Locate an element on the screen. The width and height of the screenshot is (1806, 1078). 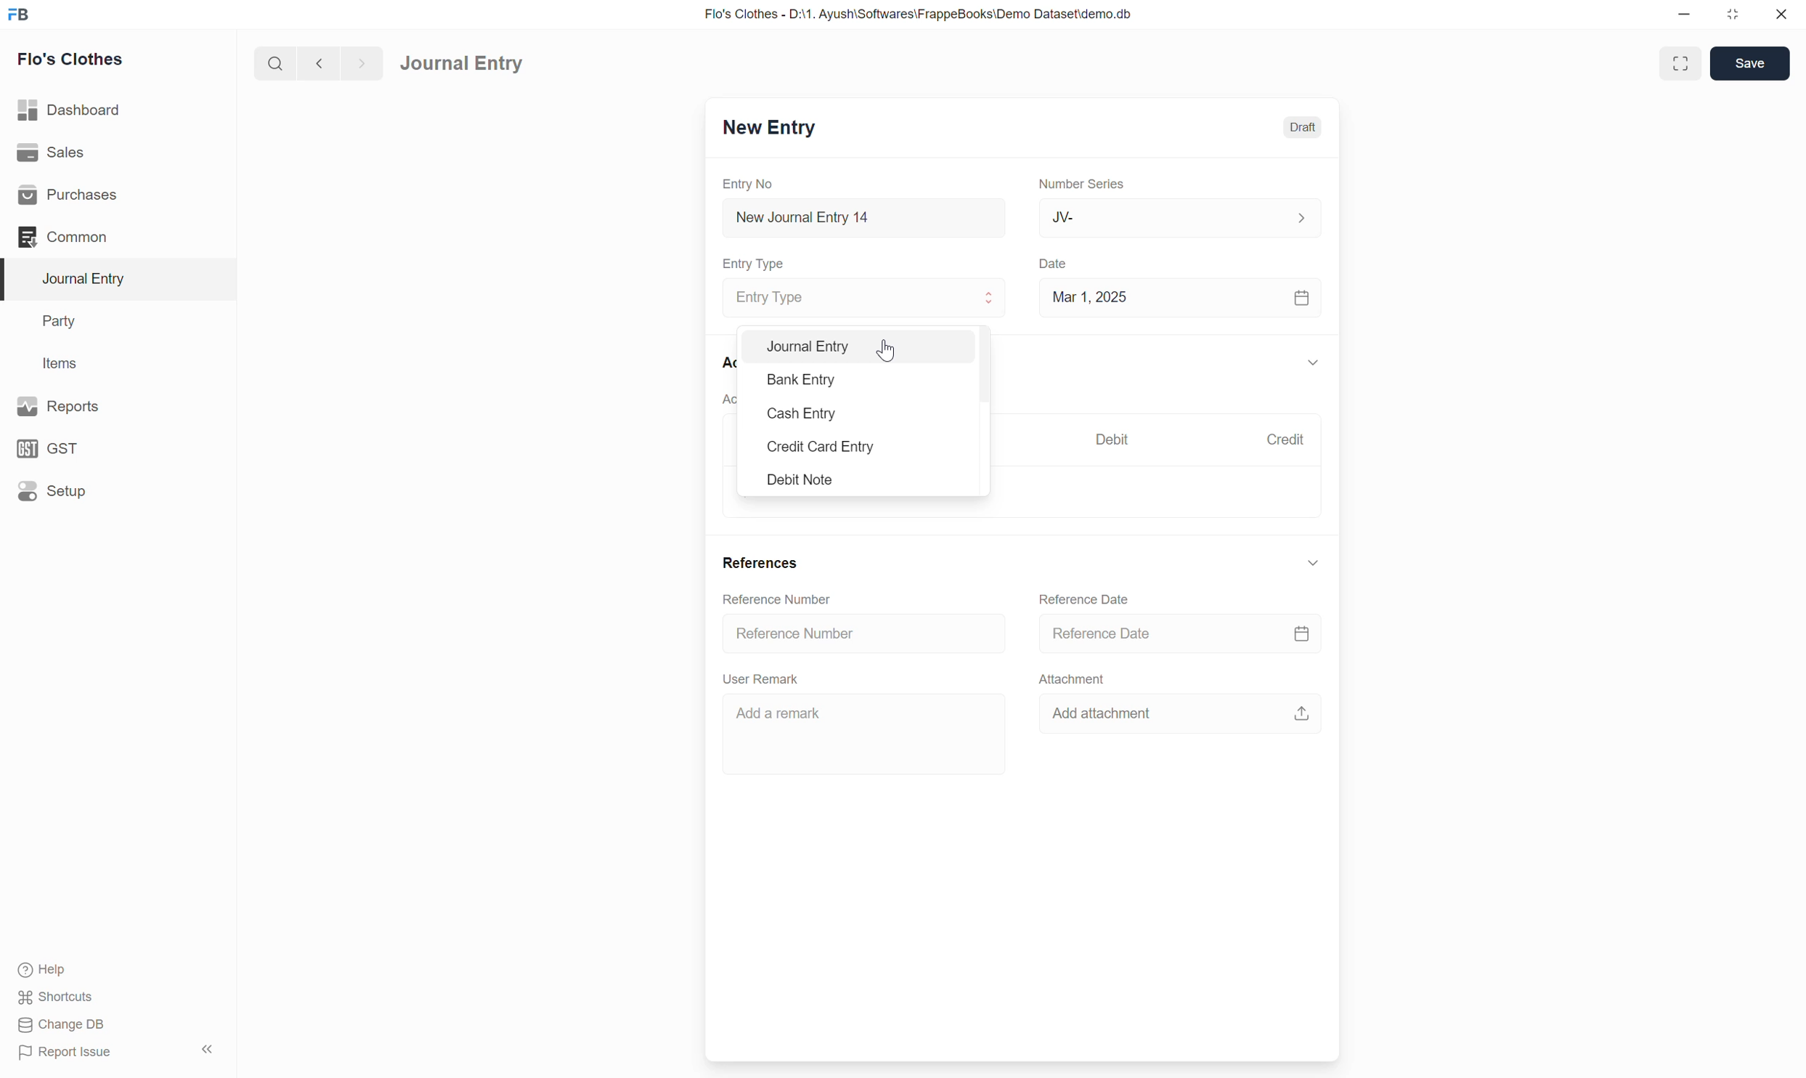
forward is located at coordinates (359, 64).